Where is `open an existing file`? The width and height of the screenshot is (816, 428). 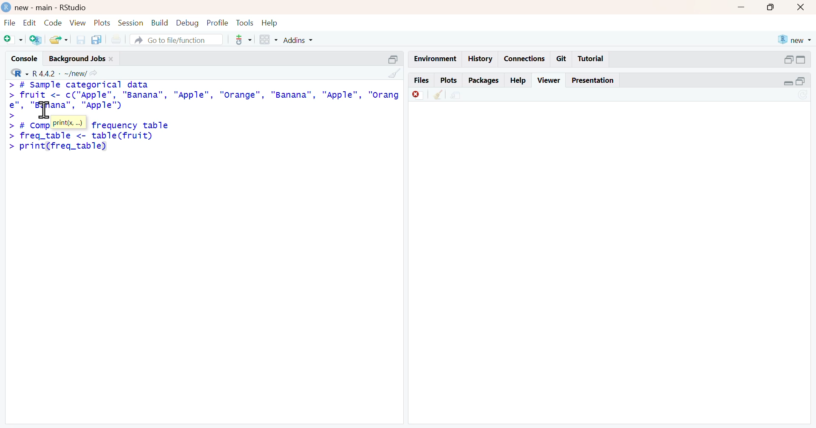
open an existing file is located at coordinates (58, 40).